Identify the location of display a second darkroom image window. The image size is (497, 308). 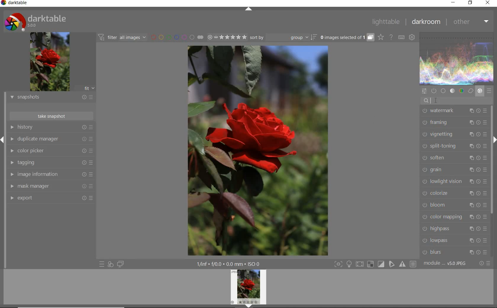
(120, 264).